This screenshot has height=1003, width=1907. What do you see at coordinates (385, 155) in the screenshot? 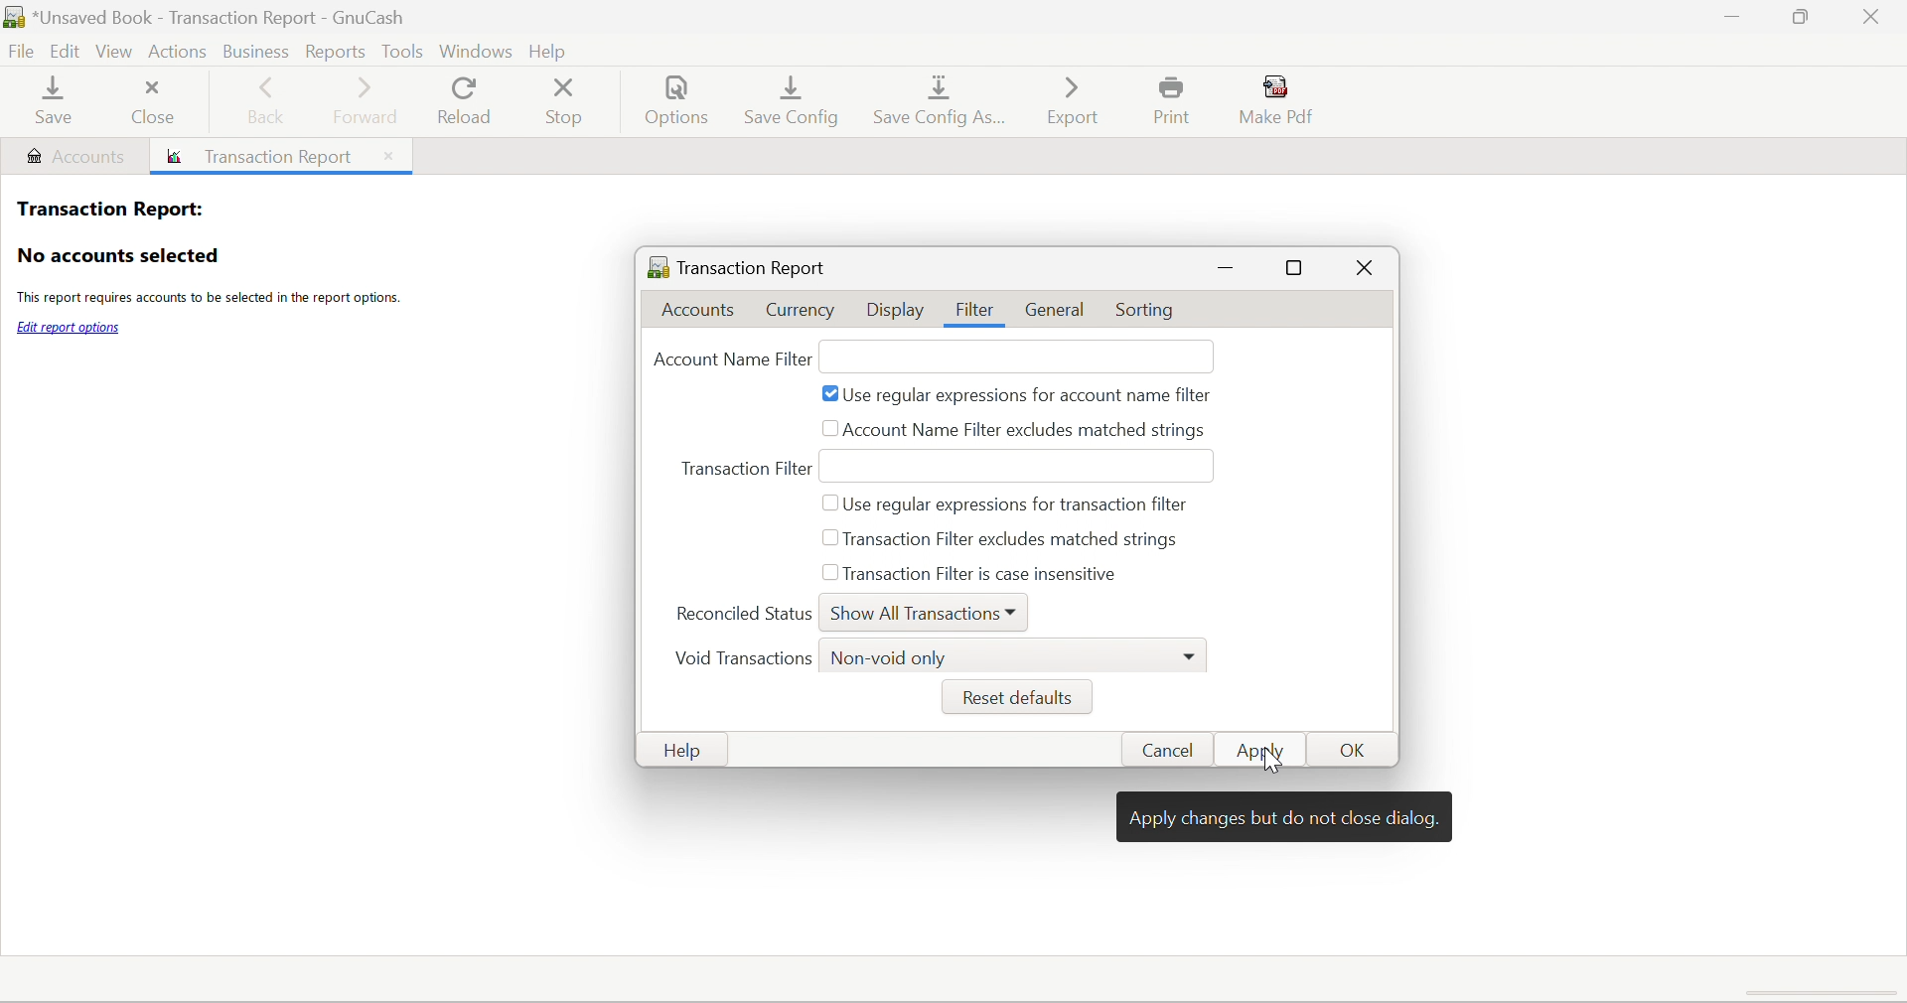
I see `Close` at bounding box center [385, 155].